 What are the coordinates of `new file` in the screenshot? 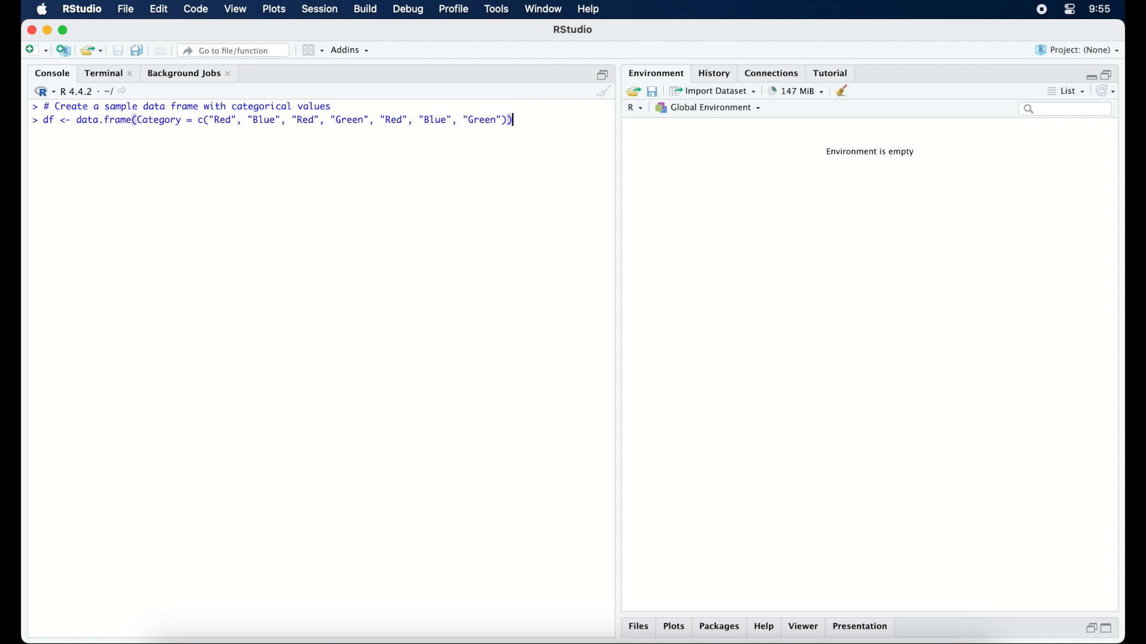 It's located at (35, 49).